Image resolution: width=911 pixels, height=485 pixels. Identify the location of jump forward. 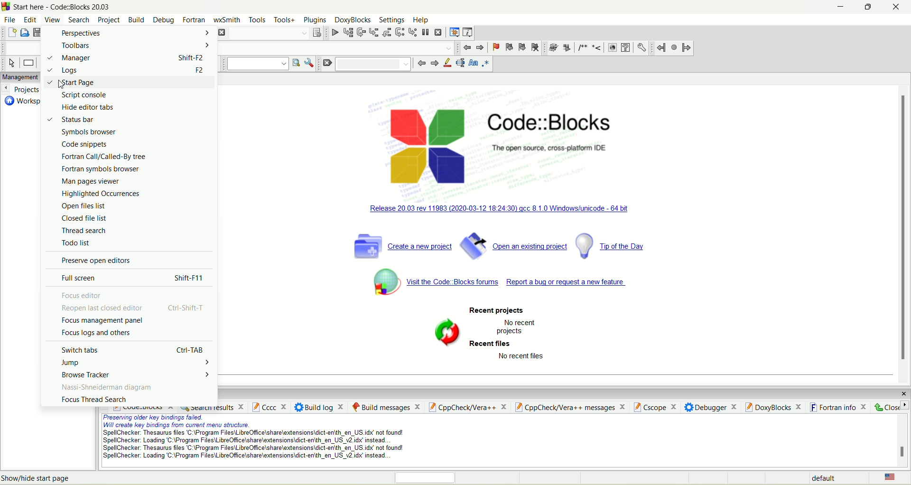
(480, 47).